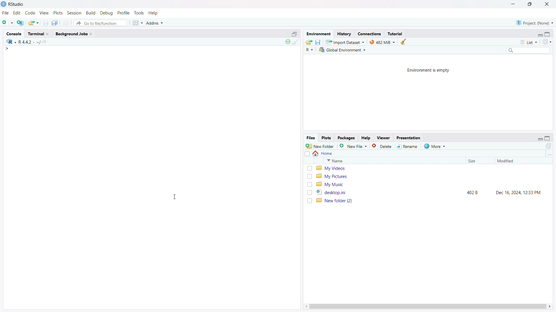  What do you see at coordinates (155, 23) in the screenshot?
I see `addins` at bounding box center [155, 23].